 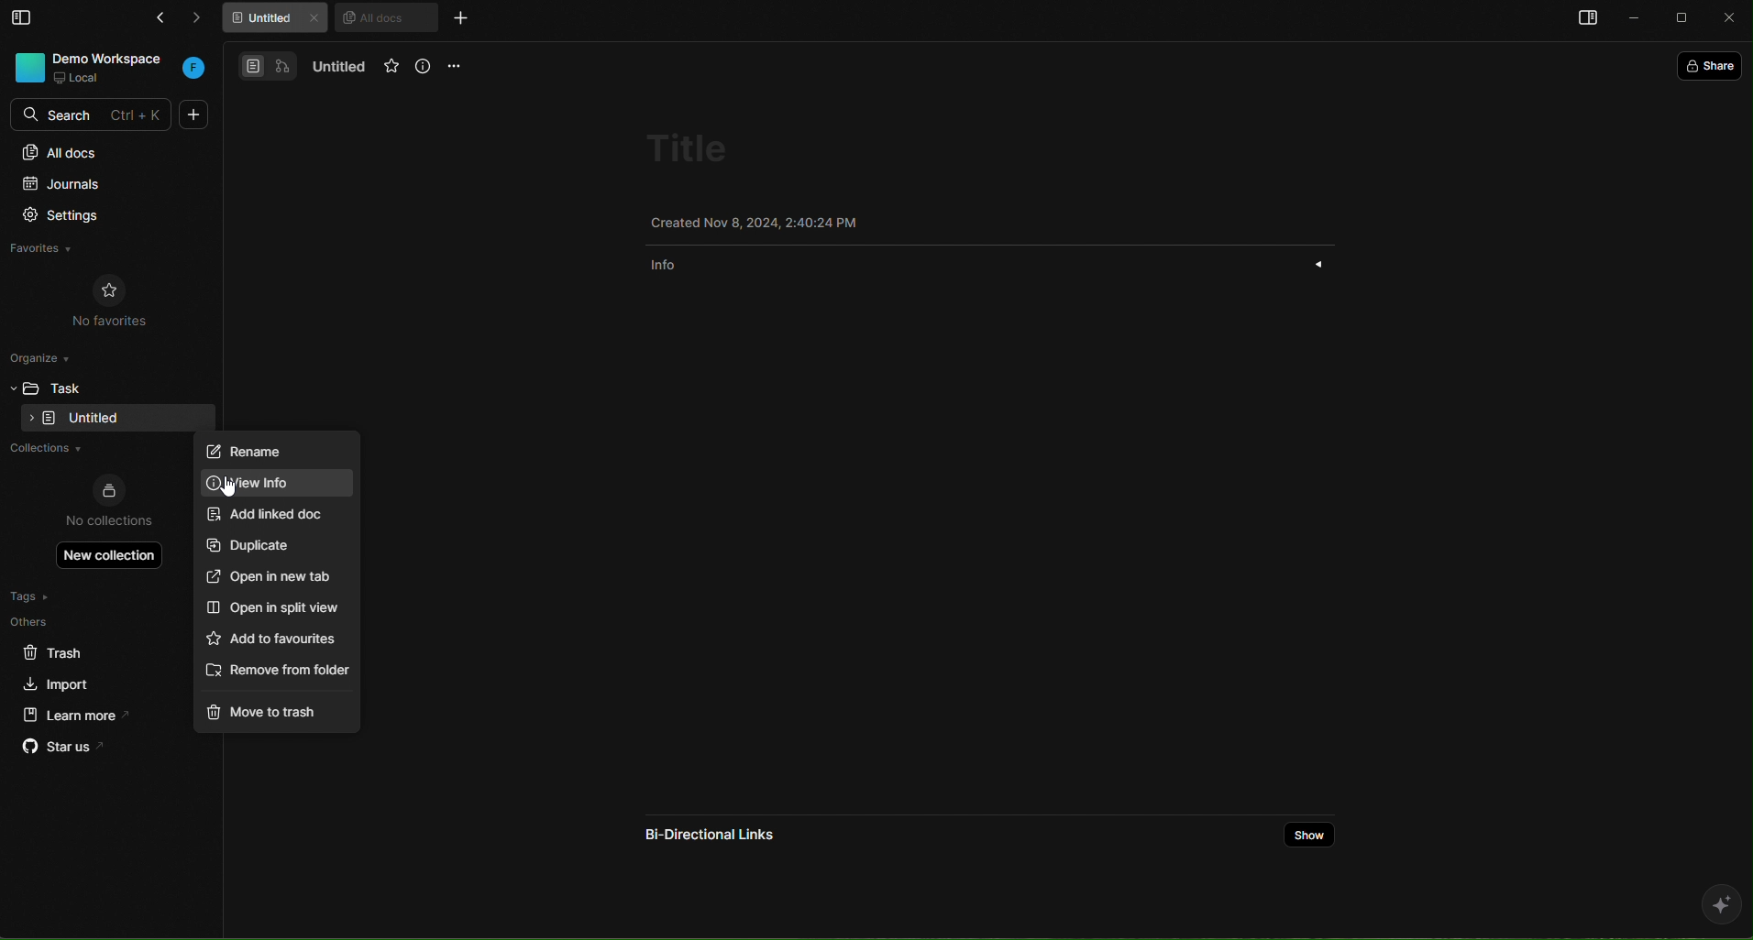 I want to click on trash, so click(x=68, y=650).